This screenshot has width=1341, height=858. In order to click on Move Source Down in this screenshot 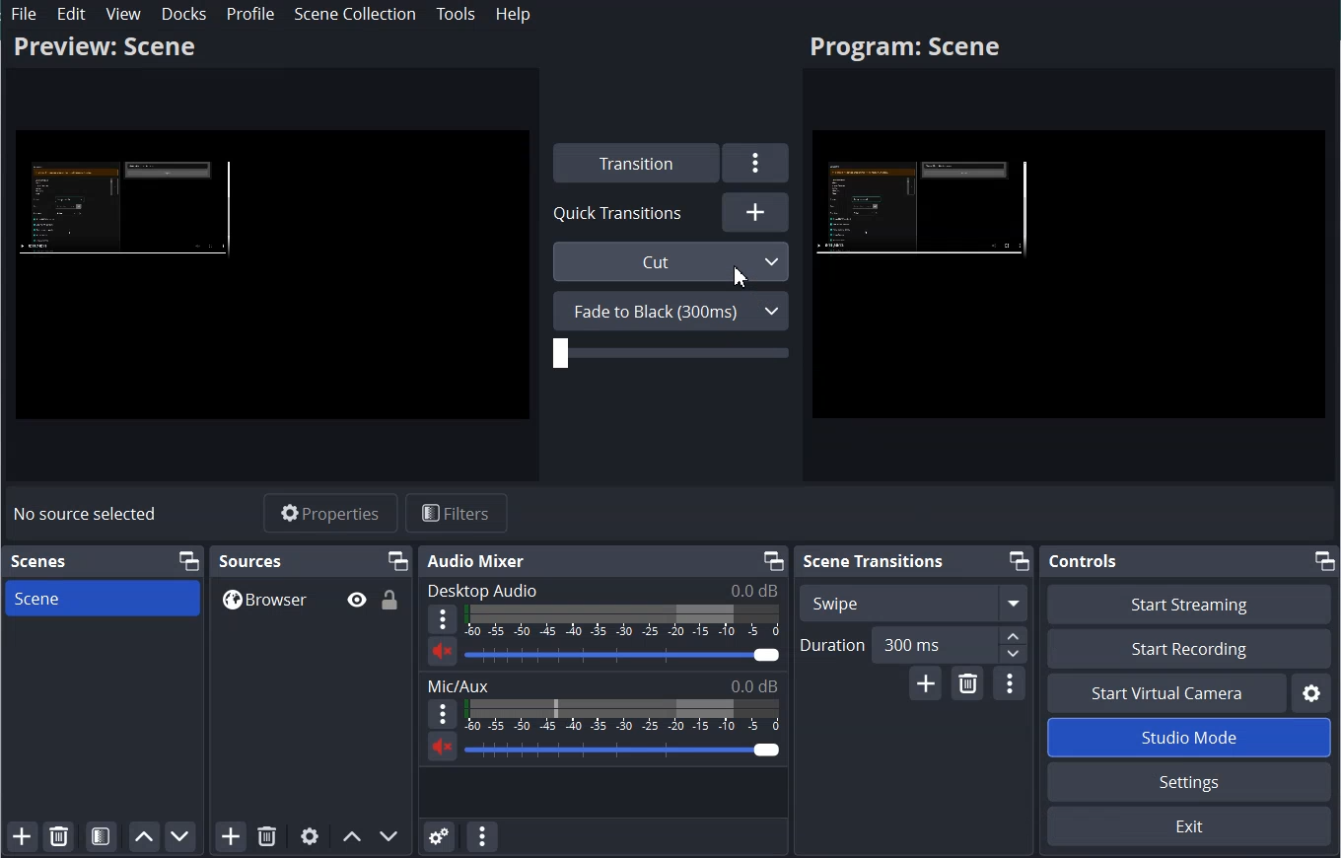, I will do `click(389, 836)`.